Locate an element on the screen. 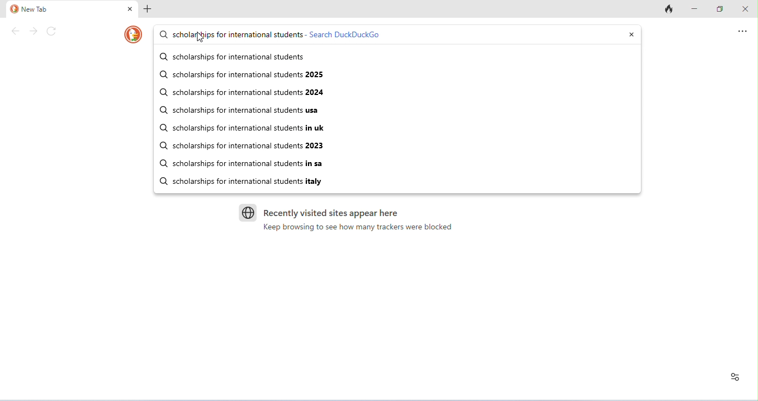 Image resolution: width=758 pixels, height=401 pixels. search icon is located at coordinates (163, 127).